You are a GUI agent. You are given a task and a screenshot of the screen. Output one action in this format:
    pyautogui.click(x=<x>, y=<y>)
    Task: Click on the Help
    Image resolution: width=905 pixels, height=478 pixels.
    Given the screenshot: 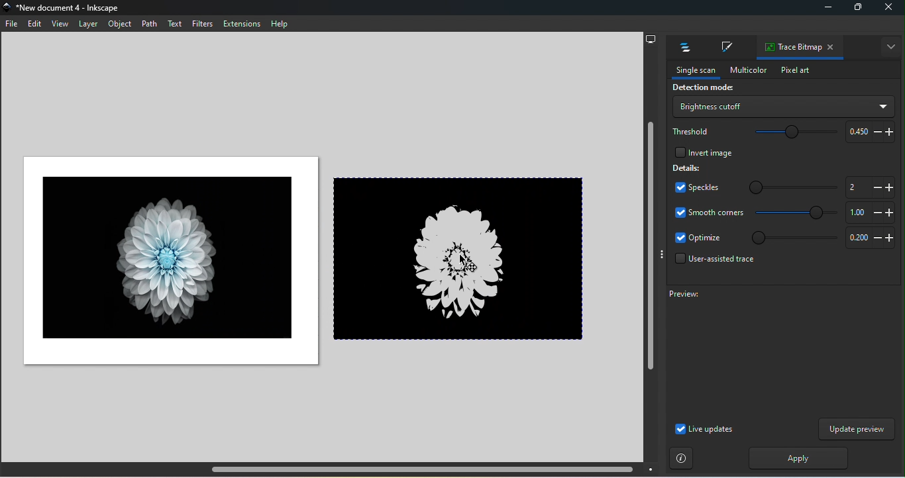 What is the action you would take?
    pyautogui.click(x=280, y=24)
    